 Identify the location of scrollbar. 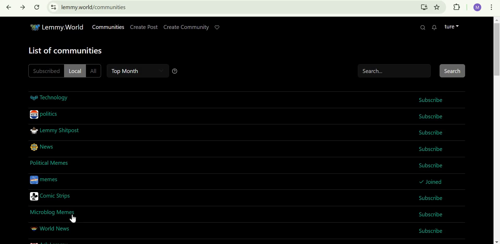
(496, 130).